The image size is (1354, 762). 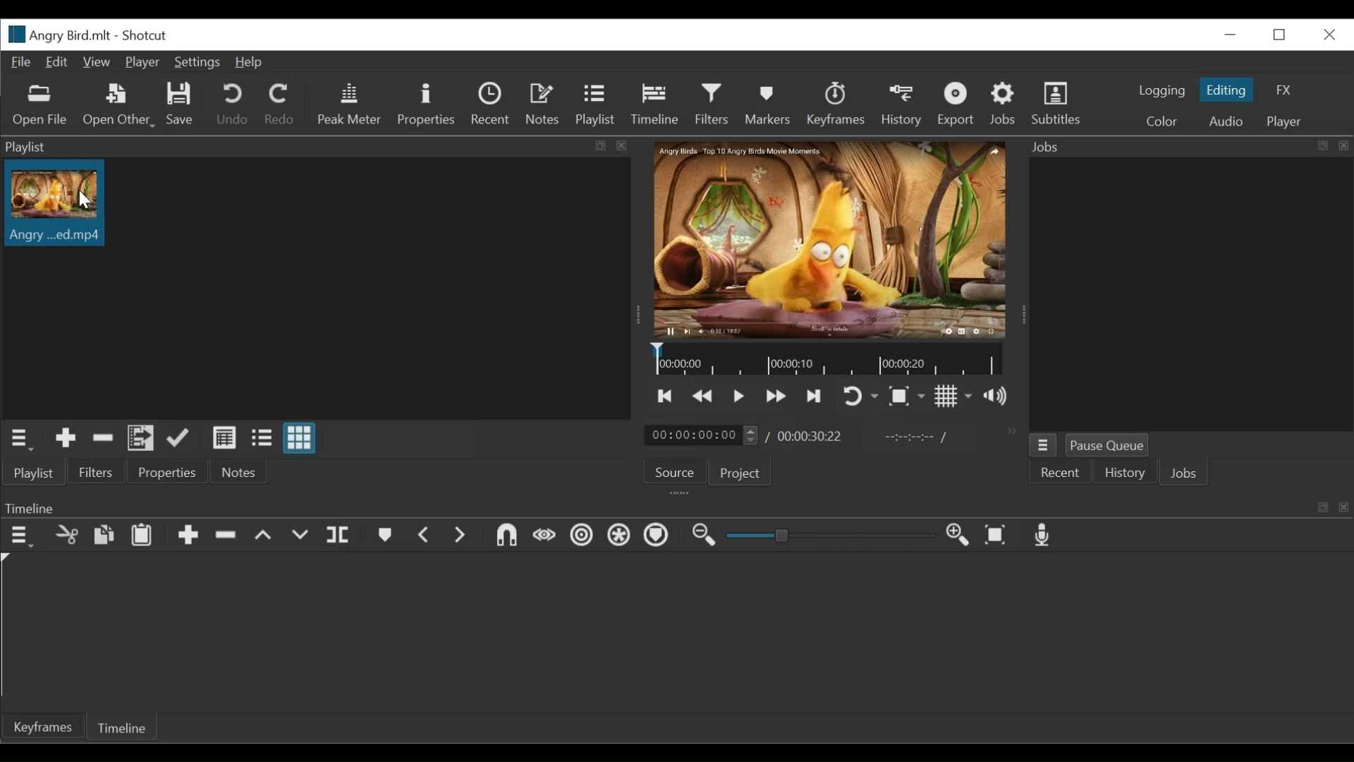 I want to click on Notes, so click(x=243, y=471).